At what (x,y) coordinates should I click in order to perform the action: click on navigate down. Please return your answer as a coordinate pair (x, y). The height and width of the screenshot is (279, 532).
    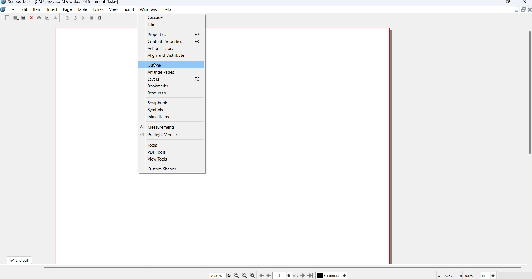
    Looking at the image, I should click on (290, 275).